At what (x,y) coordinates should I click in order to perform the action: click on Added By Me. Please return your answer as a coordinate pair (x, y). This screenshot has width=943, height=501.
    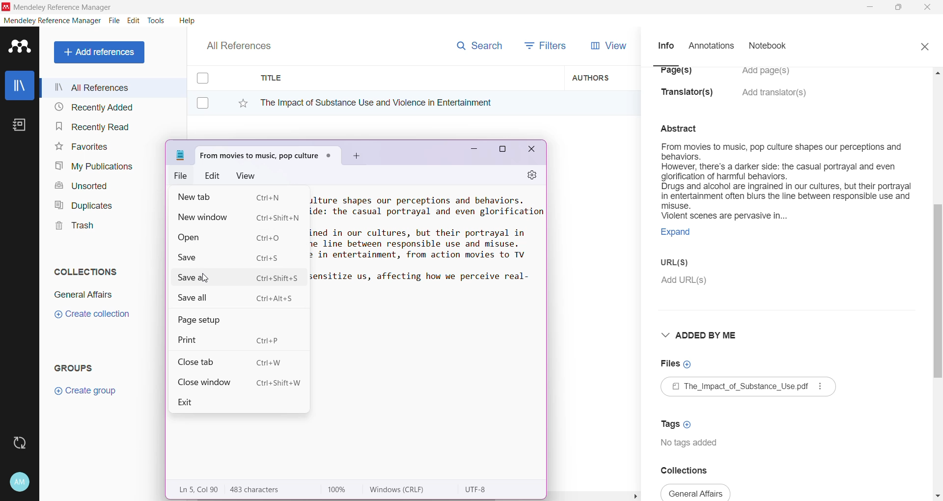
    Looking at the image, I should click on (702, 335).